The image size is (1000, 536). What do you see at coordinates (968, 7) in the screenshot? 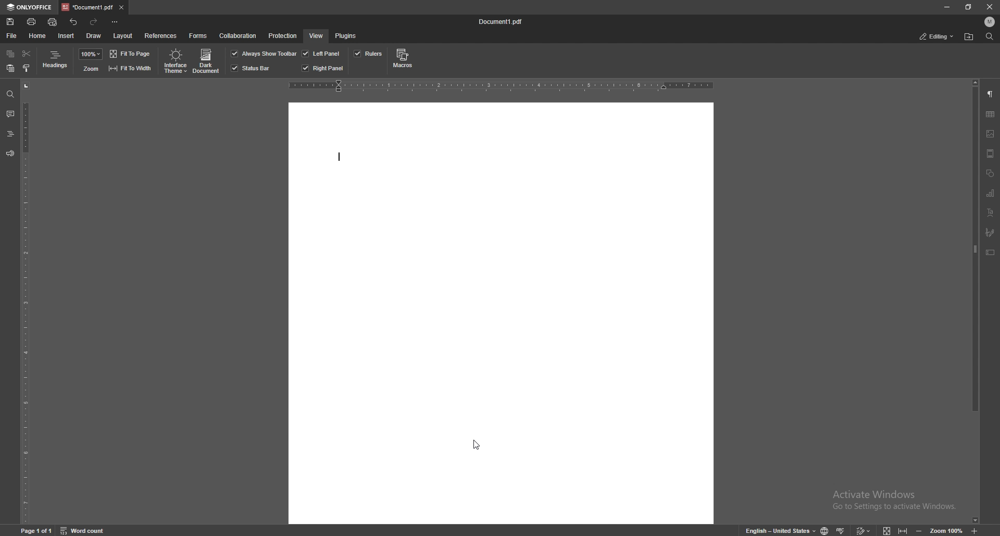
I see `resize` at bounding box center [968, 7].